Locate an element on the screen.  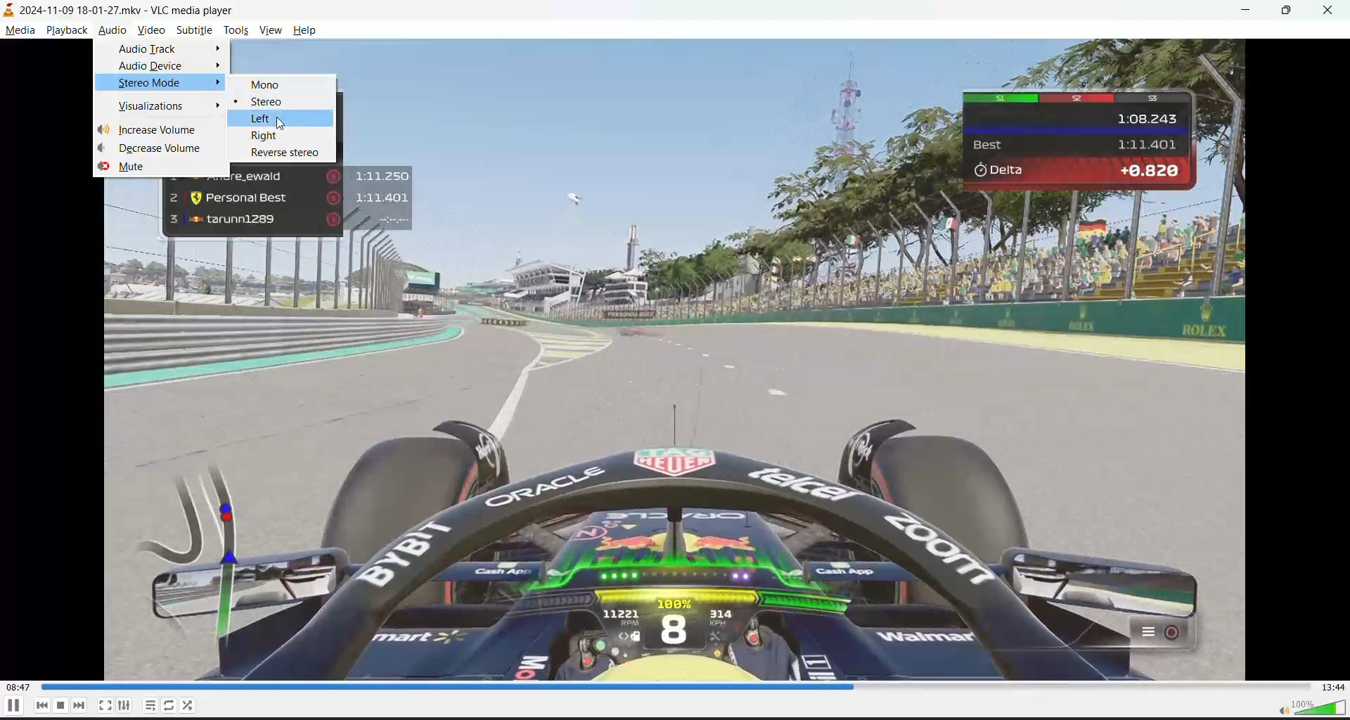
random is located at coordinates (189, 707).